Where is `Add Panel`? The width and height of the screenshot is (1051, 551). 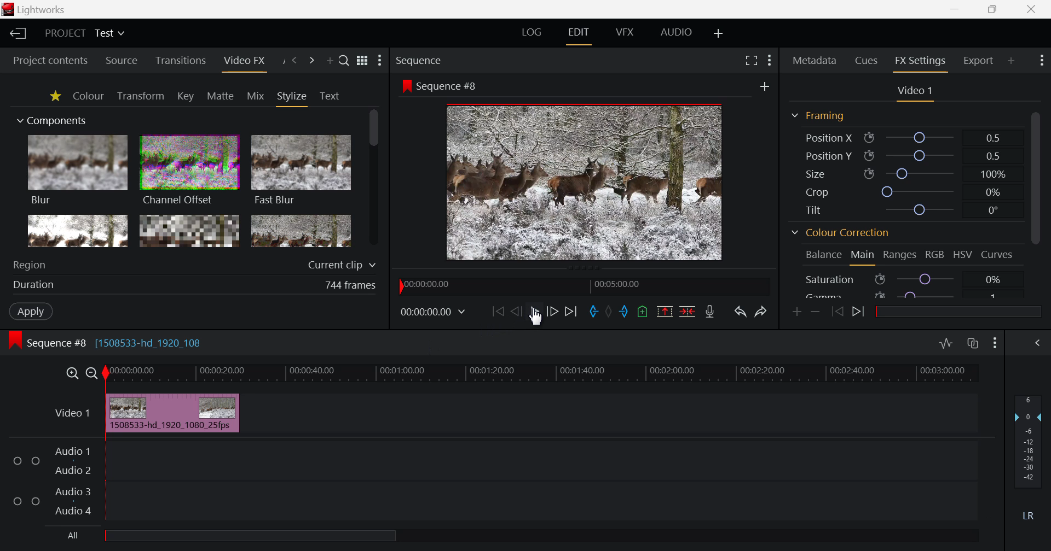
Add Panel is located at coordinates (330, 60).